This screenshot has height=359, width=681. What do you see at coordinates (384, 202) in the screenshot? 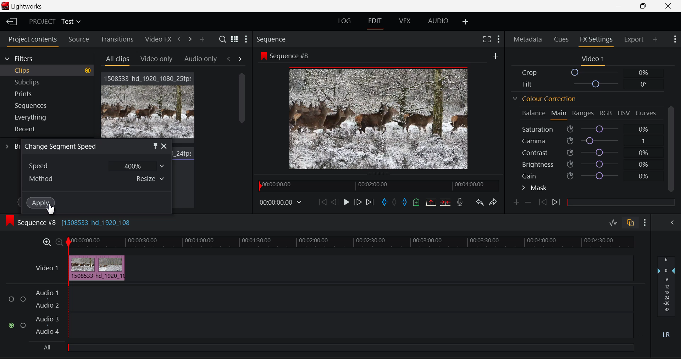
I see `Cut In` at bounding box center [384, 202].